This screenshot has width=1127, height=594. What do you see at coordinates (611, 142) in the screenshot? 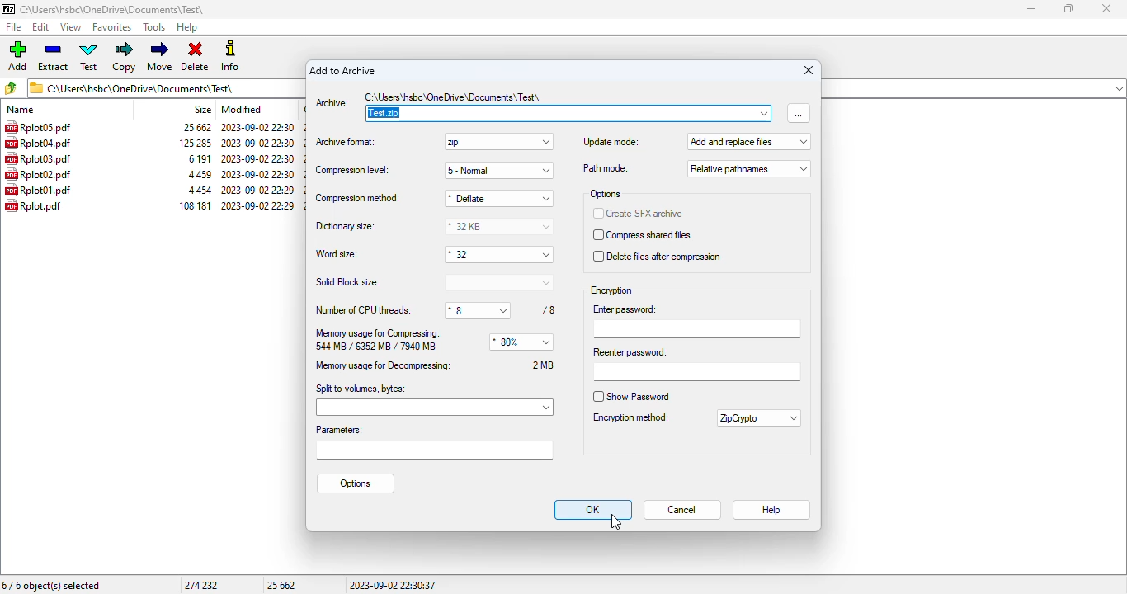
I see `update mode` at bounding box center [611, 142].